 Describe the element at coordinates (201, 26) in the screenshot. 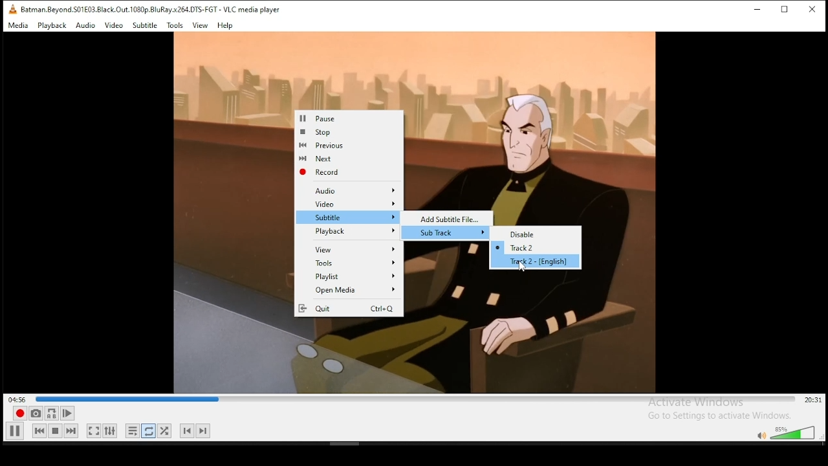

I see `View` at that location.